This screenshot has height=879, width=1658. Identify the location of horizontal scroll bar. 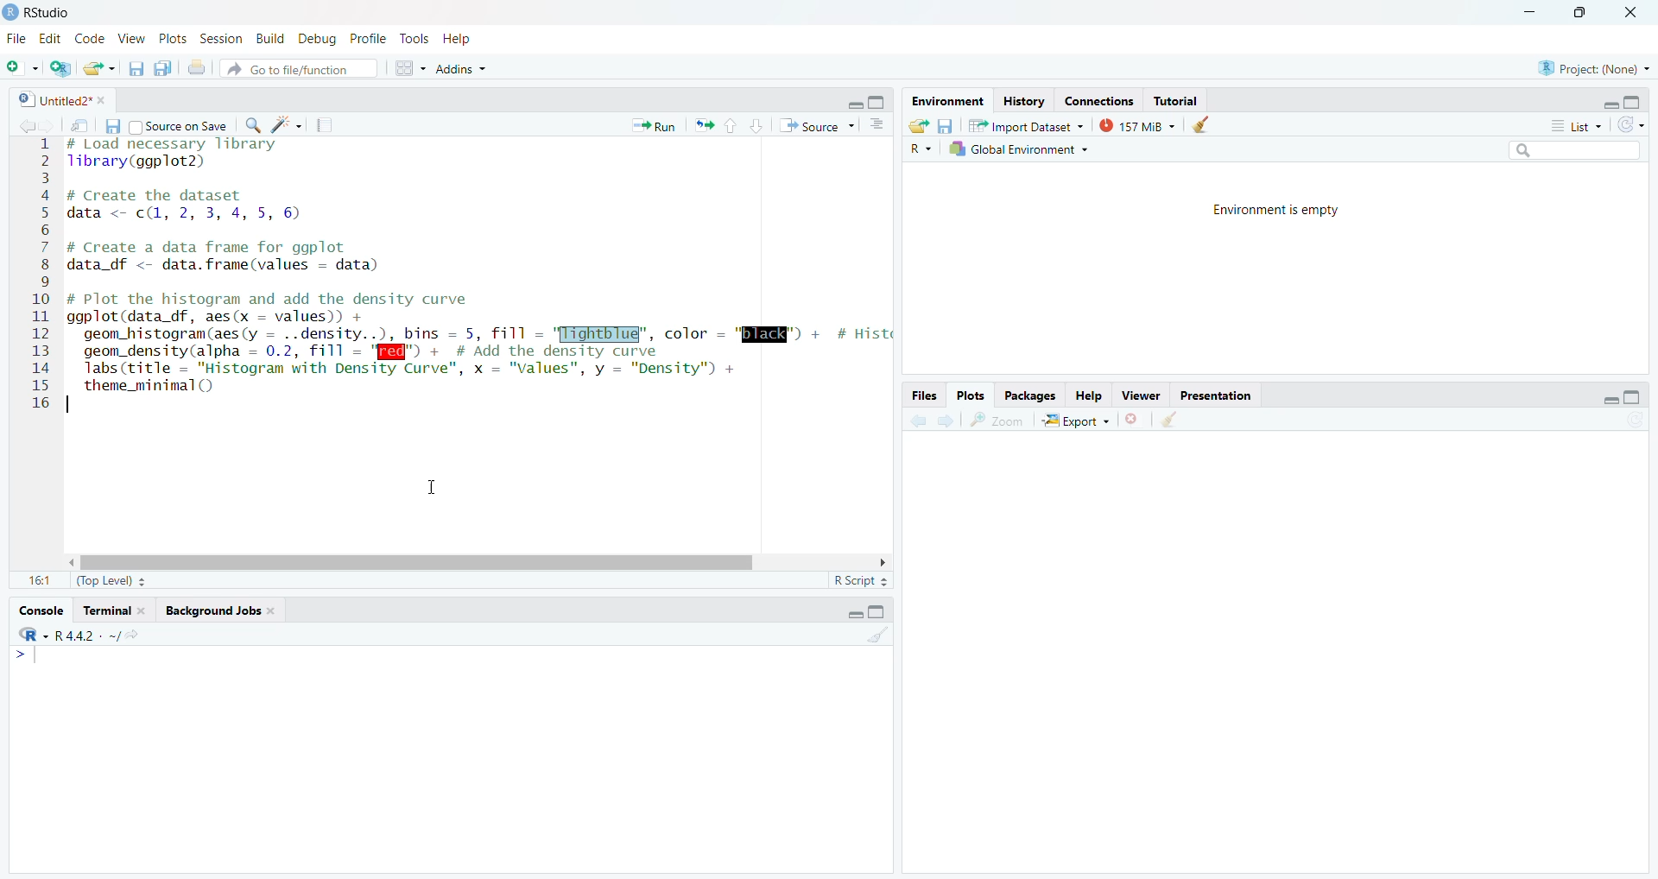
(421, 564).